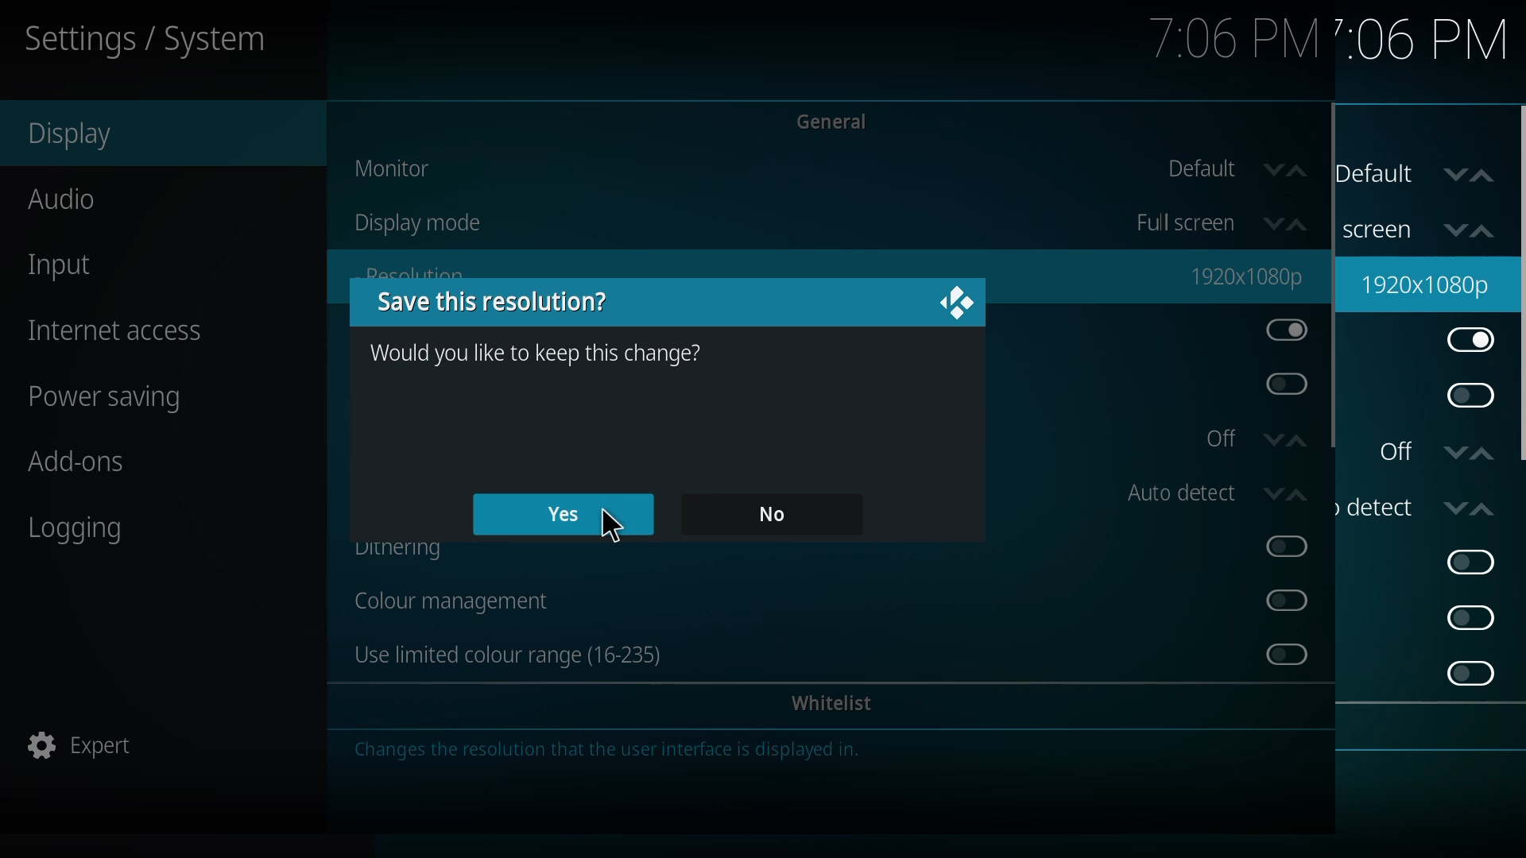 This screenshot has height=858, width=1526. What do you see at coordinates (1437, 450) in the screenshot?
I see `off` at bounding box center [1437, 450].